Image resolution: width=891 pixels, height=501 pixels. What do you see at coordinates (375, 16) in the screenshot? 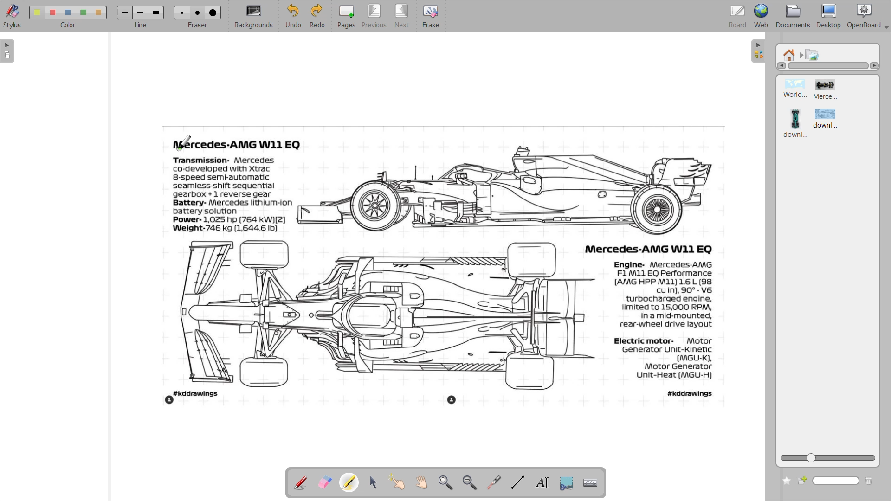
I see `previous` at bounding box center [375, 16].